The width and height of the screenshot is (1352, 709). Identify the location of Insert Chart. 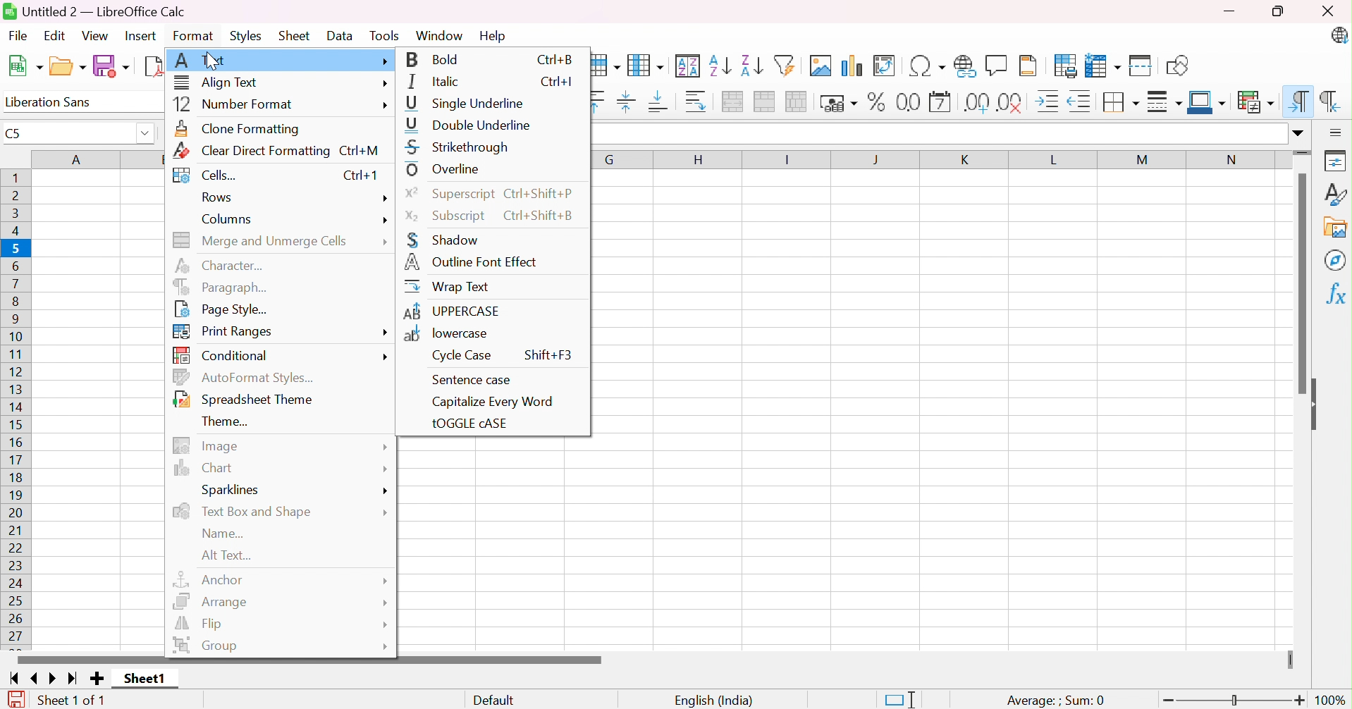
(854, 64).